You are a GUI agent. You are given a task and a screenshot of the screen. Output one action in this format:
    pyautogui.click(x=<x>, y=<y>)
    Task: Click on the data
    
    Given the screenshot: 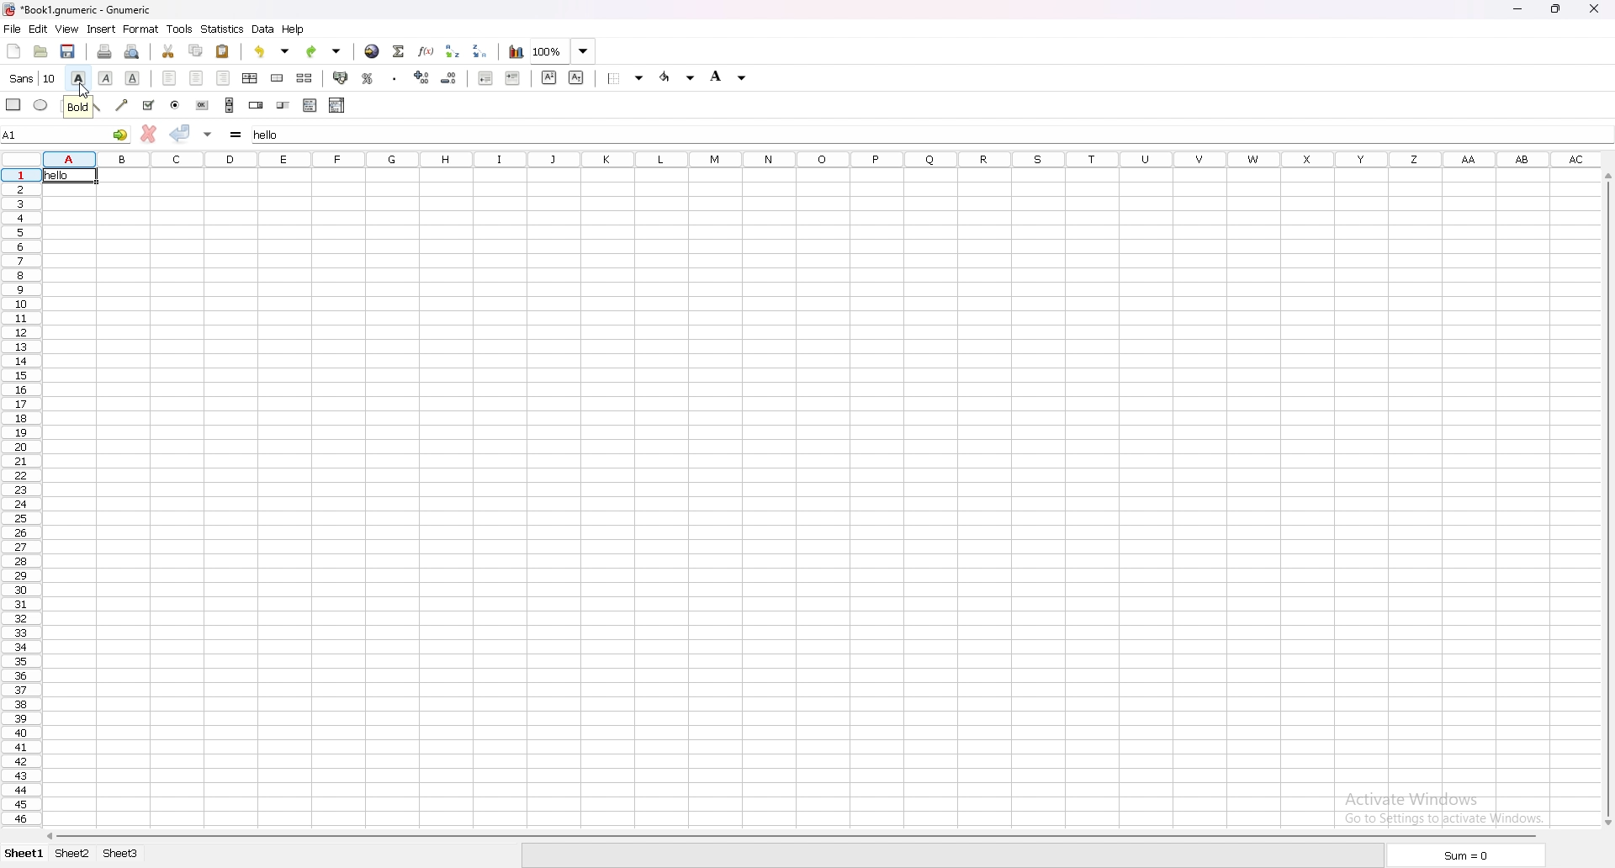 What is the action you would take?
    pyautogui.click(x=264, y=29)
    